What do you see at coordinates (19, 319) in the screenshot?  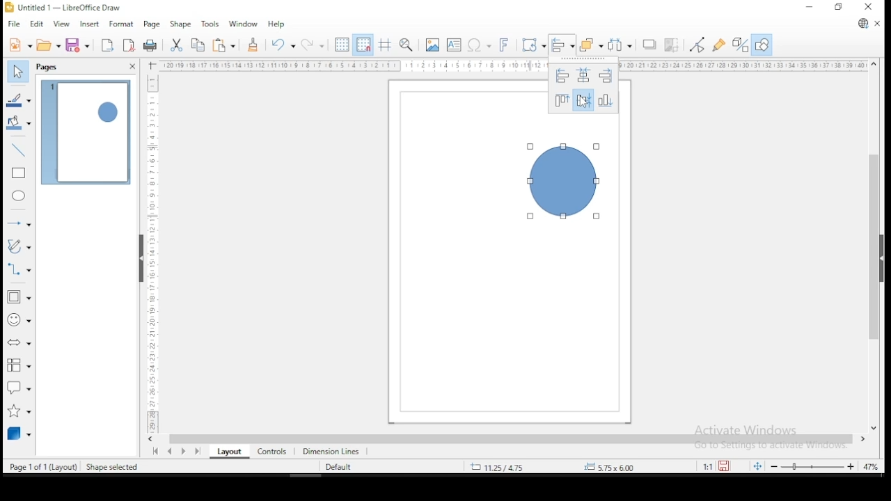 I see `symbol shapes` at bounding box center [19, 319].